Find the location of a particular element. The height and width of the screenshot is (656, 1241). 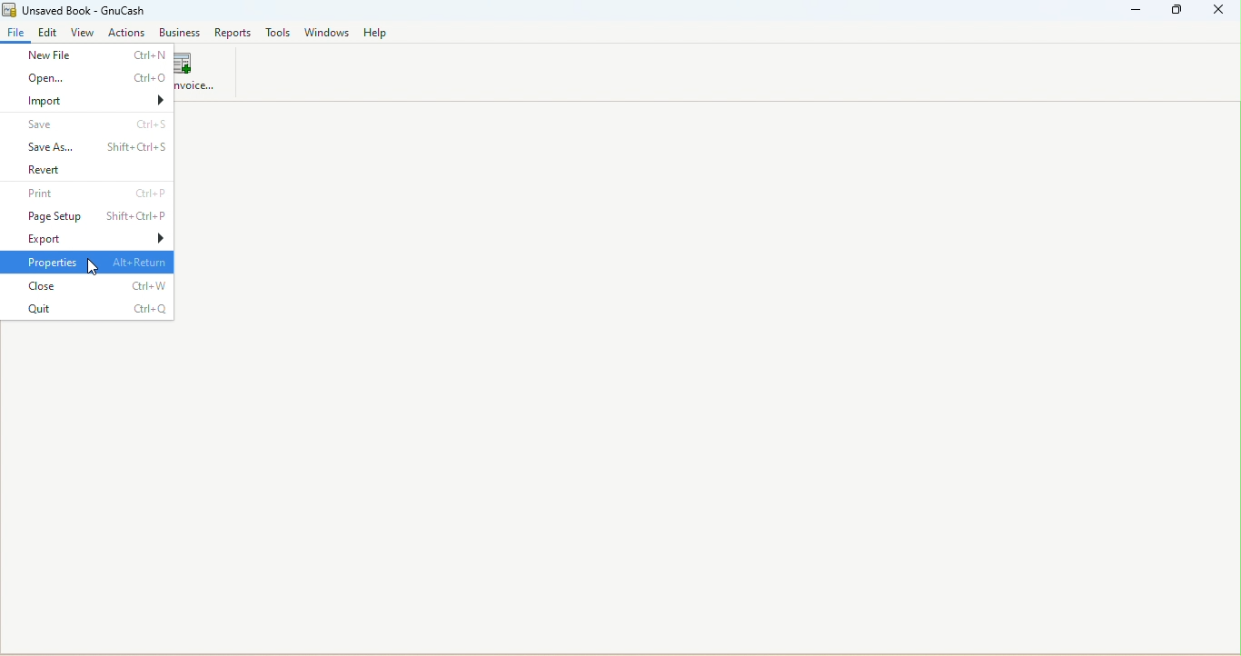

Windows is located at coordinates (328, 34).